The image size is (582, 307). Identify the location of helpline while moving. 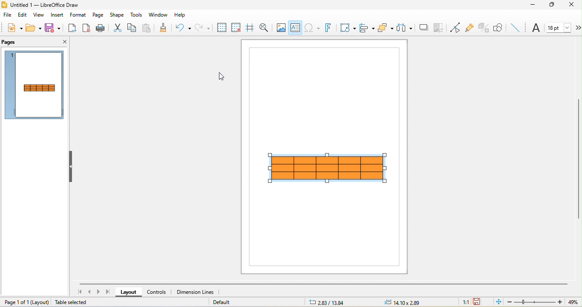
(250, 28).